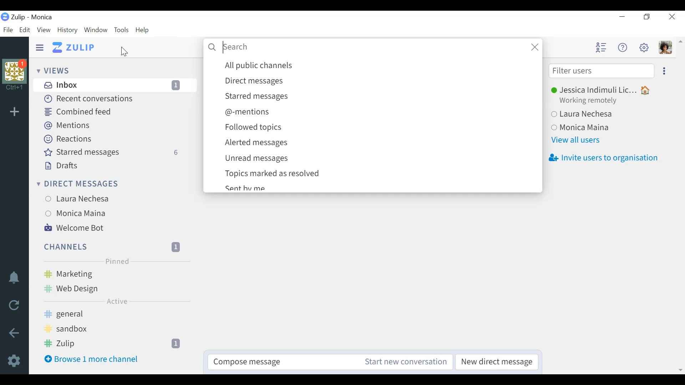  I want to click on Window, so click(97, 30).